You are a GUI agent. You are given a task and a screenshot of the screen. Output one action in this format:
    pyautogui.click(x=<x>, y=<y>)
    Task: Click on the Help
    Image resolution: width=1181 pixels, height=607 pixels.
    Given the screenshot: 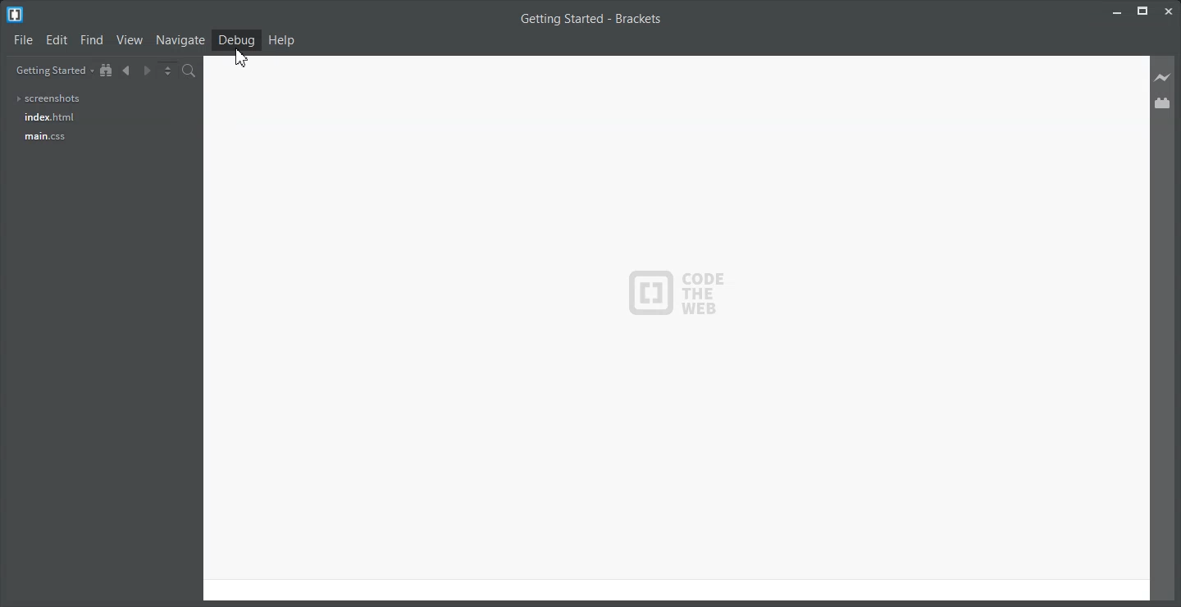 What is the action you would take?
    pyautogui.click(x=283, y=40)
    